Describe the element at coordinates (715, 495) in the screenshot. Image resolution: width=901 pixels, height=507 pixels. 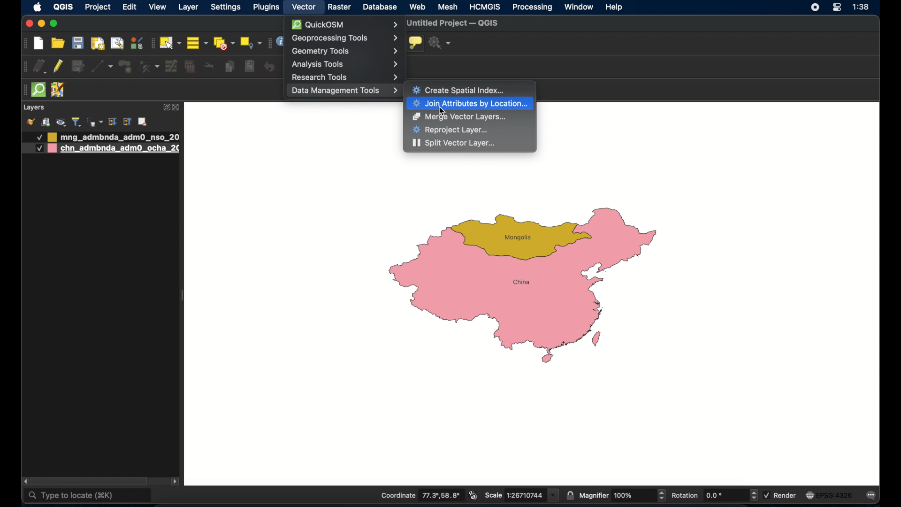
I see `rotation` at that location.